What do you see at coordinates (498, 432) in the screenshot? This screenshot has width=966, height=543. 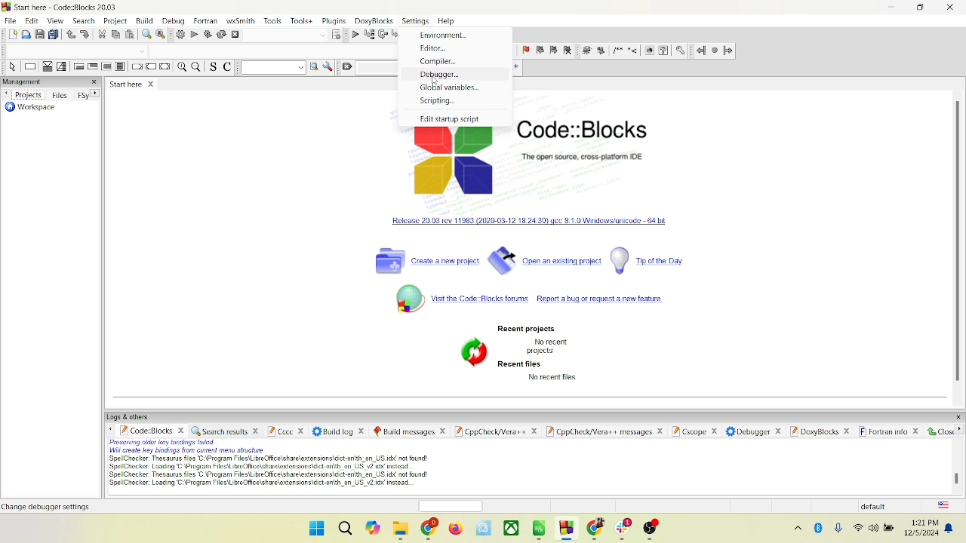 I see `cppcheck/Vera++` at bounding box center [498, 432].